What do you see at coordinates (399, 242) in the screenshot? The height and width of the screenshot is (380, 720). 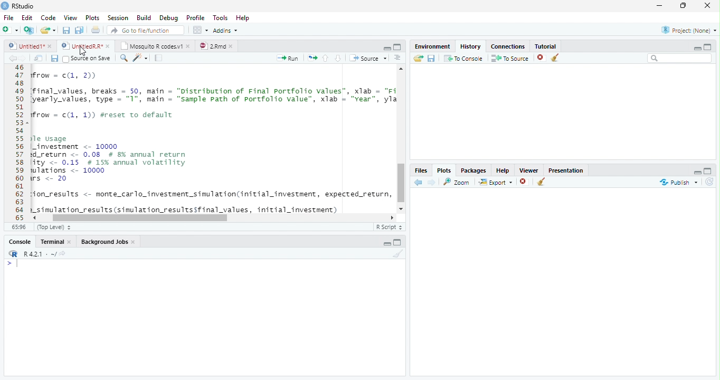 I see `Full Height` at bounding box center [399, 242].